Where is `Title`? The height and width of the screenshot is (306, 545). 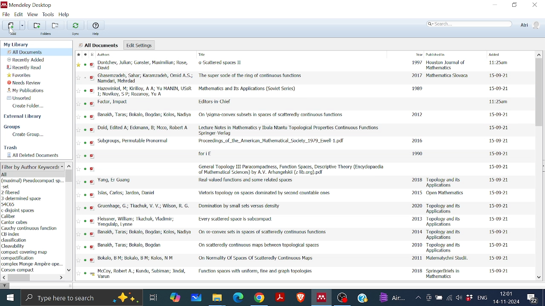
Title is located at coordinates (205, 55).